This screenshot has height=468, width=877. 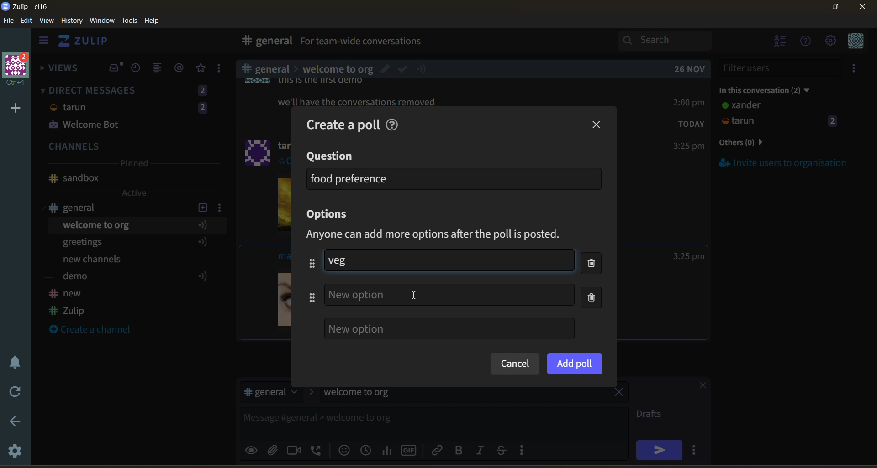 What do you see at coordinates (90, 43) in the screenshot?
I see `home view` at bounding box center [90, 43].